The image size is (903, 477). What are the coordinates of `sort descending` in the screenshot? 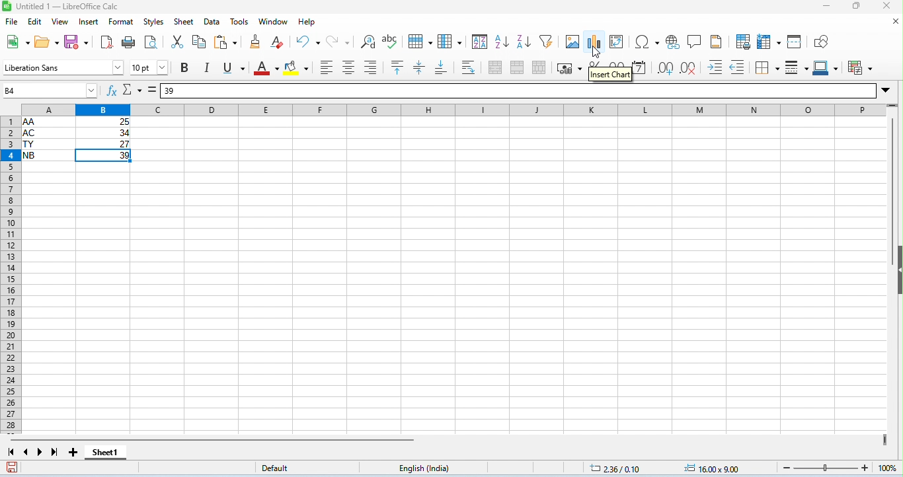 It's located at (525, 42).